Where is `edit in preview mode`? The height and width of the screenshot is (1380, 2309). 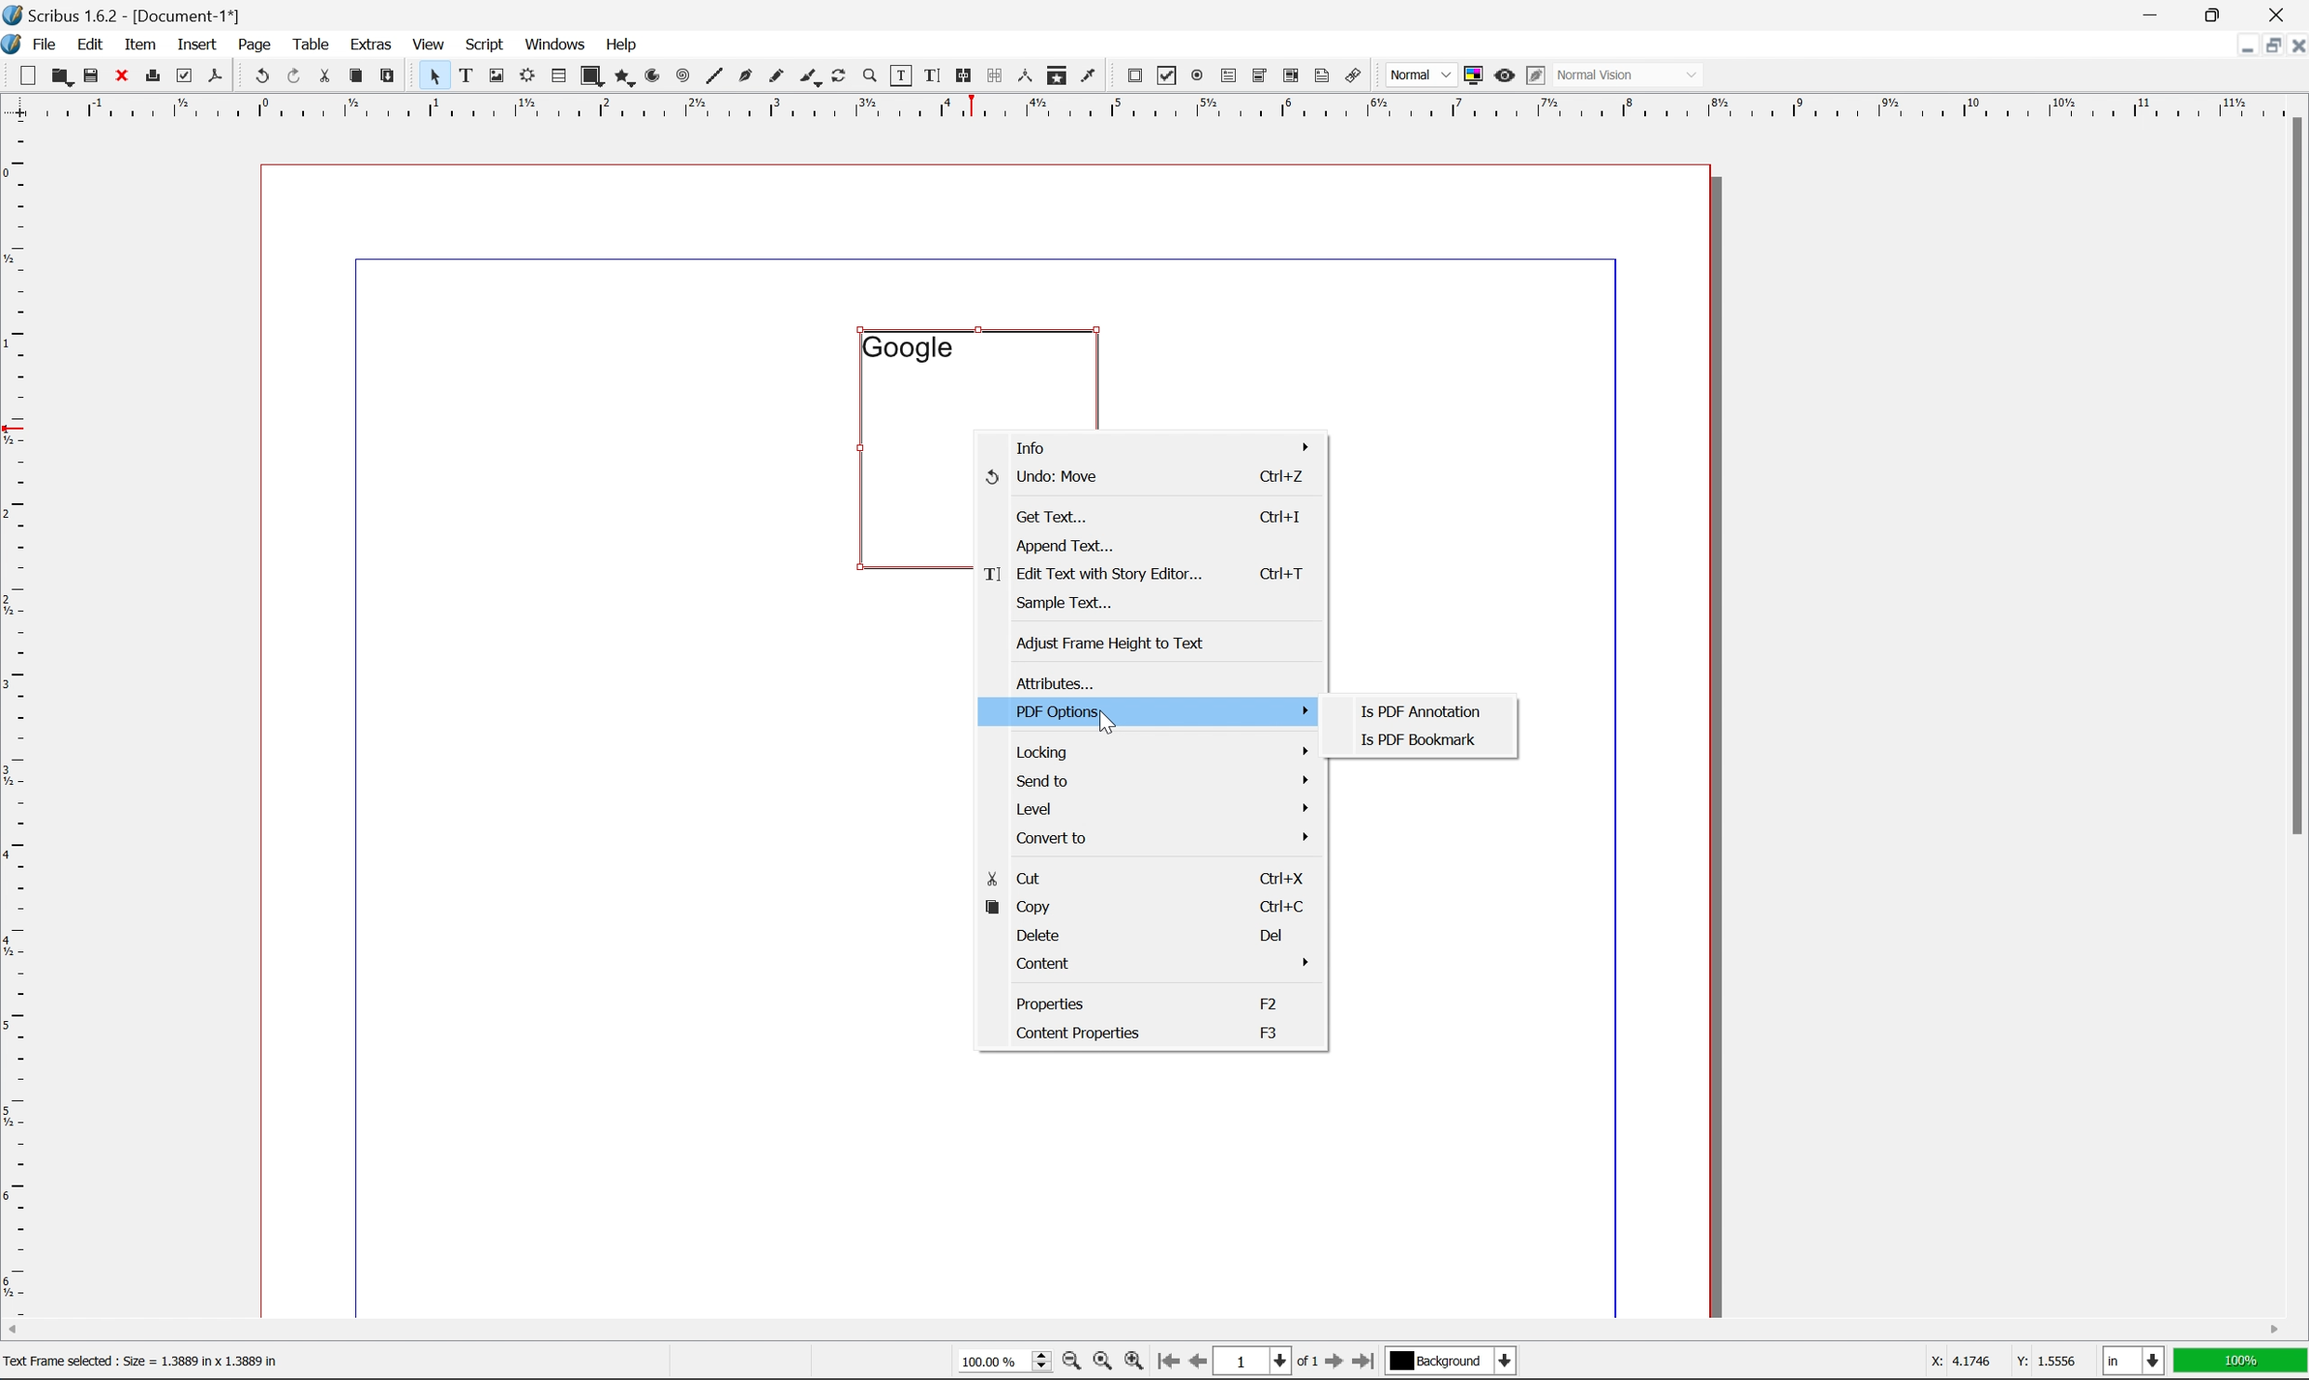
edit in preview mode is located at coordinates (1535, 76).